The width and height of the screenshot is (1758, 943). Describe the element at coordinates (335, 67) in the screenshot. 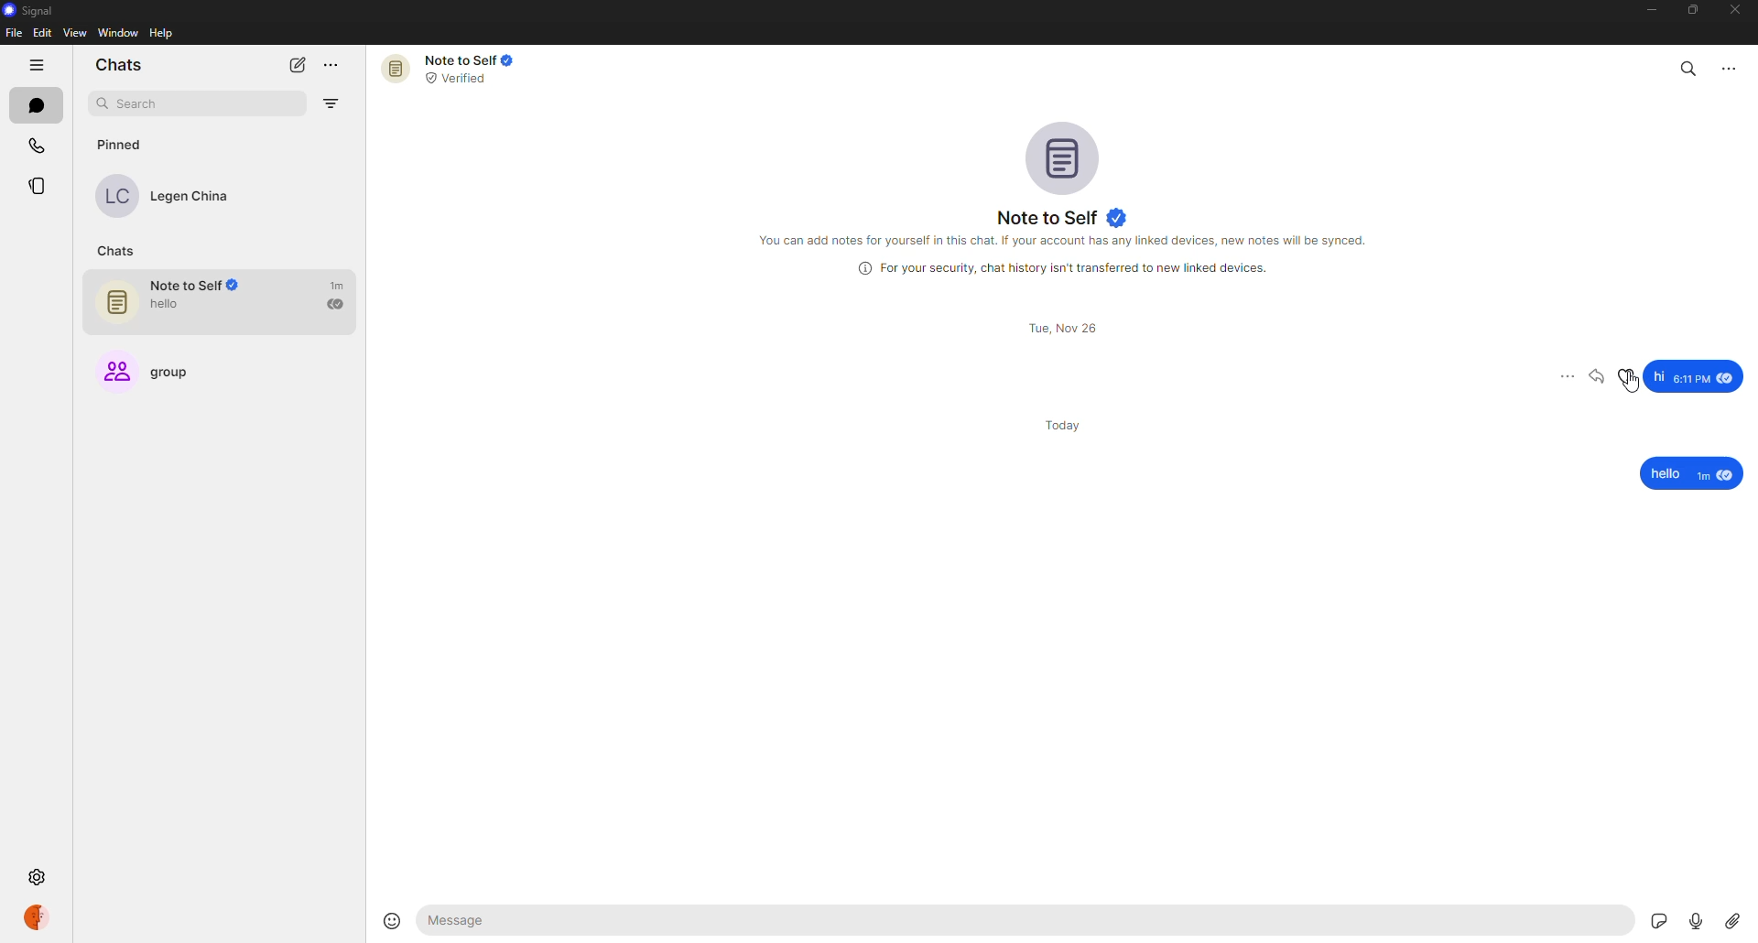

I see `more` at that location.